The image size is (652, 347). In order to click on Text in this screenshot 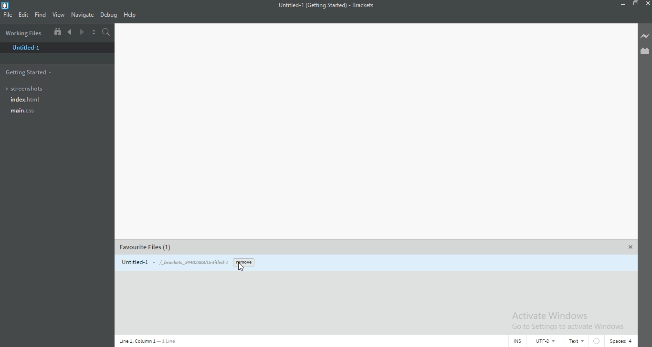, I will do `click(578, 340)`.